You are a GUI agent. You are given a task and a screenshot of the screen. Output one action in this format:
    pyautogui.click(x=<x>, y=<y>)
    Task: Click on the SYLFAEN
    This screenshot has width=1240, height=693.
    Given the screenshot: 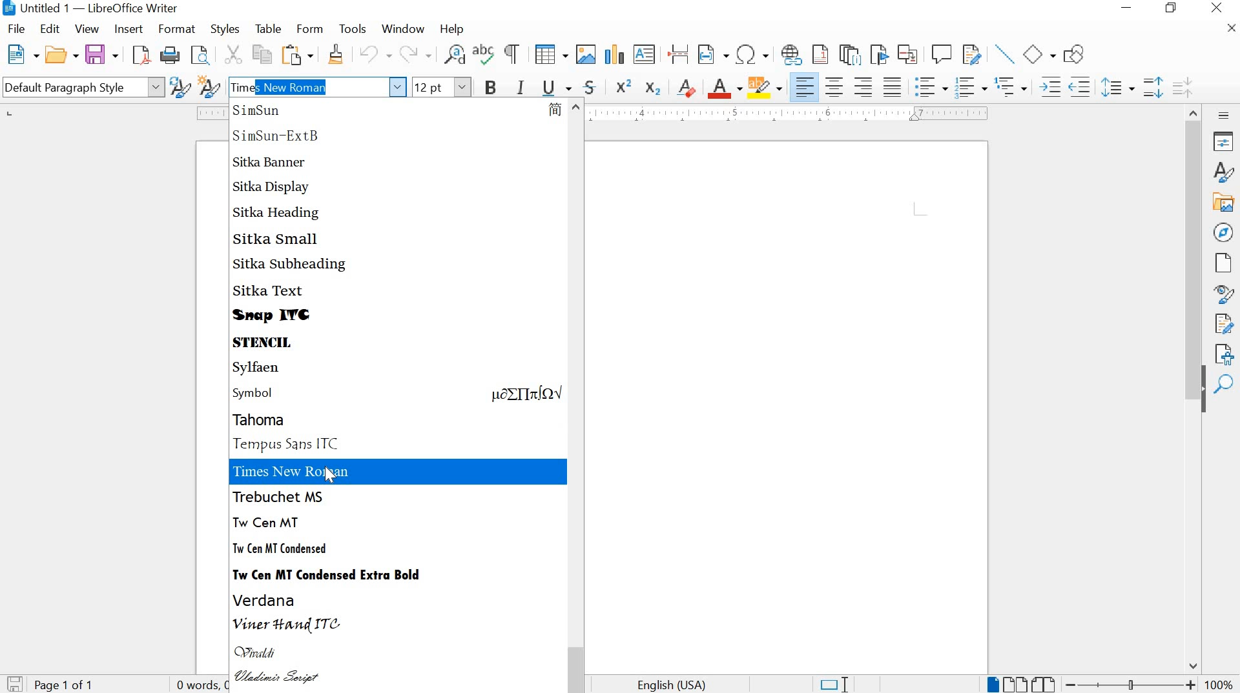 What is the action you would take?
    pyautogui.click(x=257, y=368)
    